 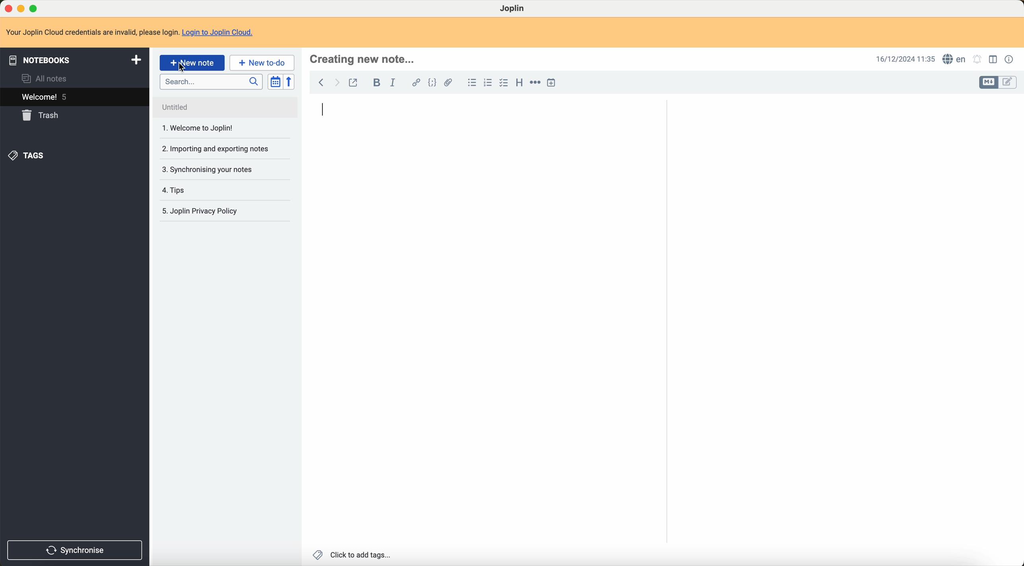 What do you see at coordinates (7, 7) in the screenshot?
I see `close program` at bounding box center [7, 7].